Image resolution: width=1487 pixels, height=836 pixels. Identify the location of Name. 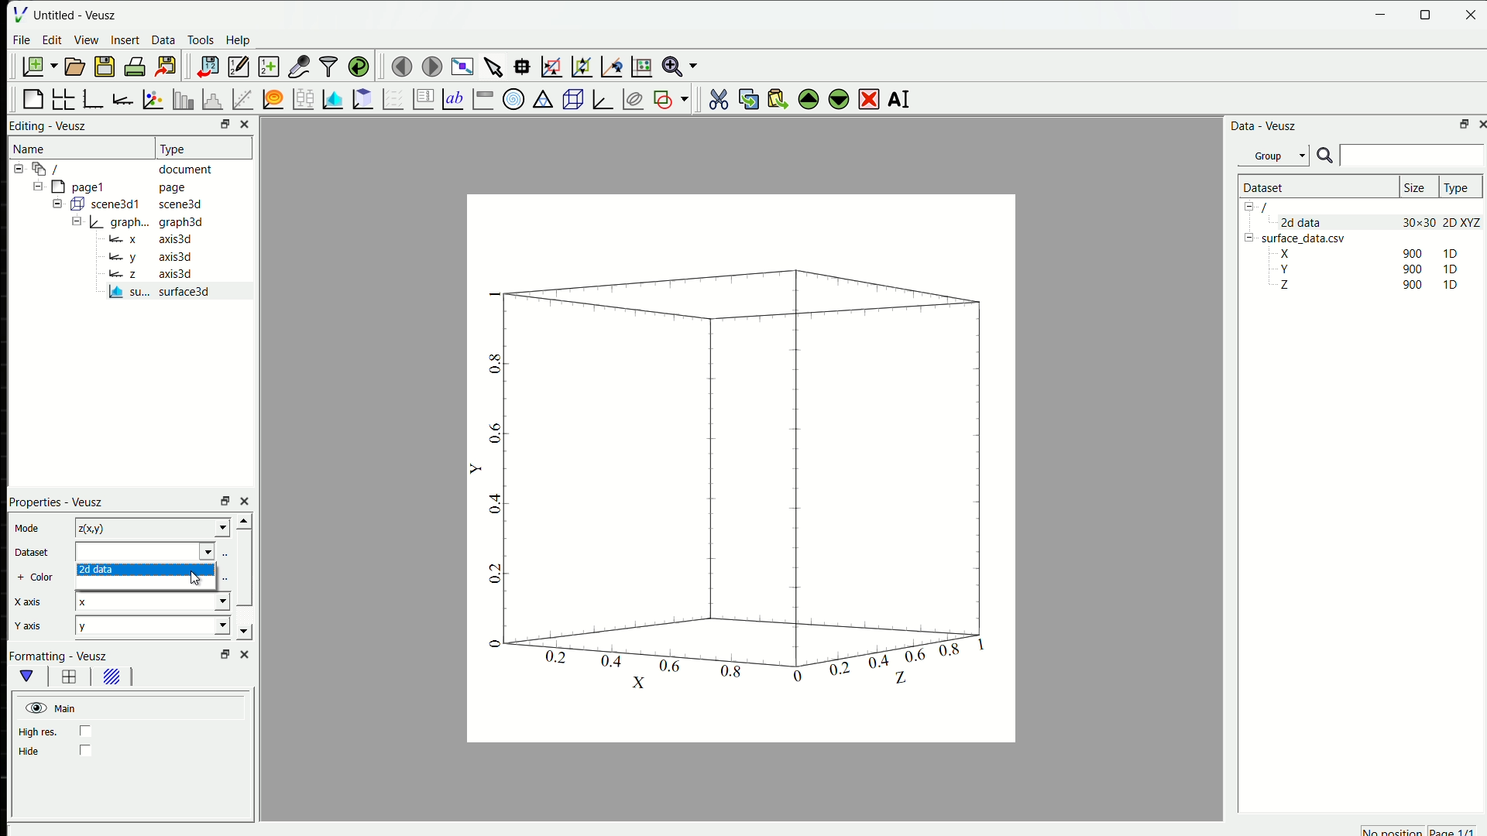
(29, 149).